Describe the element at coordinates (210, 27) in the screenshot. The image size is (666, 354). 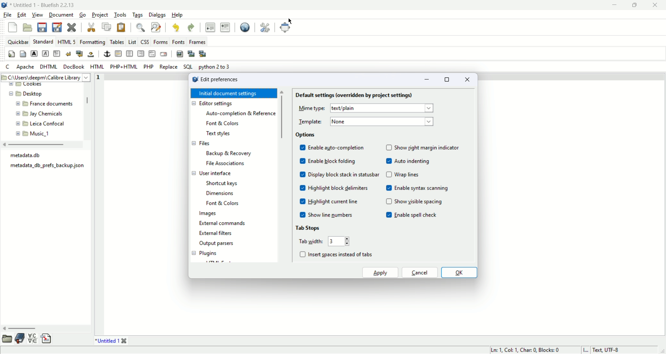
I see `unindent` at that location.